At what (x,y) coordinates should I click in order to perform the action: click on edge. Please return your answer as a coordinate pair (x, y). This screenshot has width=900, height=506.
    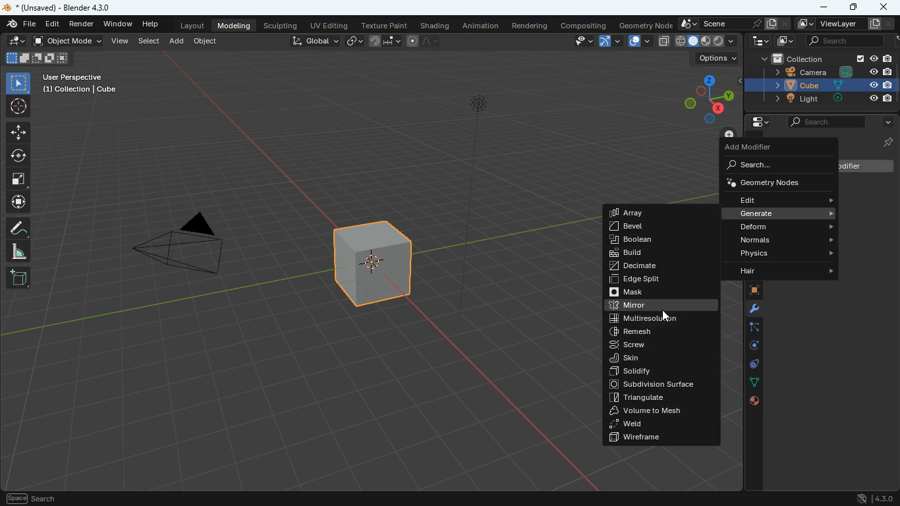
    Looking at the image, I should click on (749, 329).